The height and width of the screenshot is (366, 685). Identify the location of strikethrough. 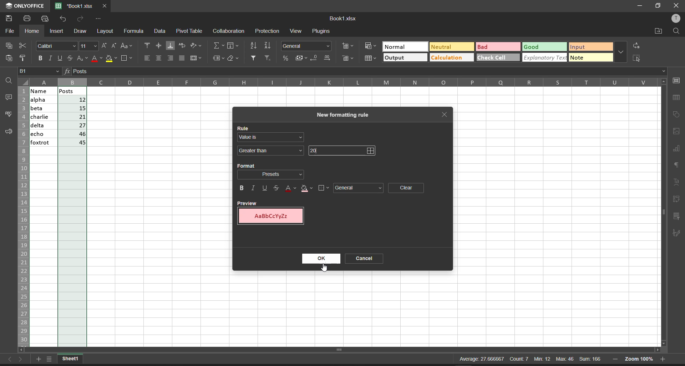
(70, 57).